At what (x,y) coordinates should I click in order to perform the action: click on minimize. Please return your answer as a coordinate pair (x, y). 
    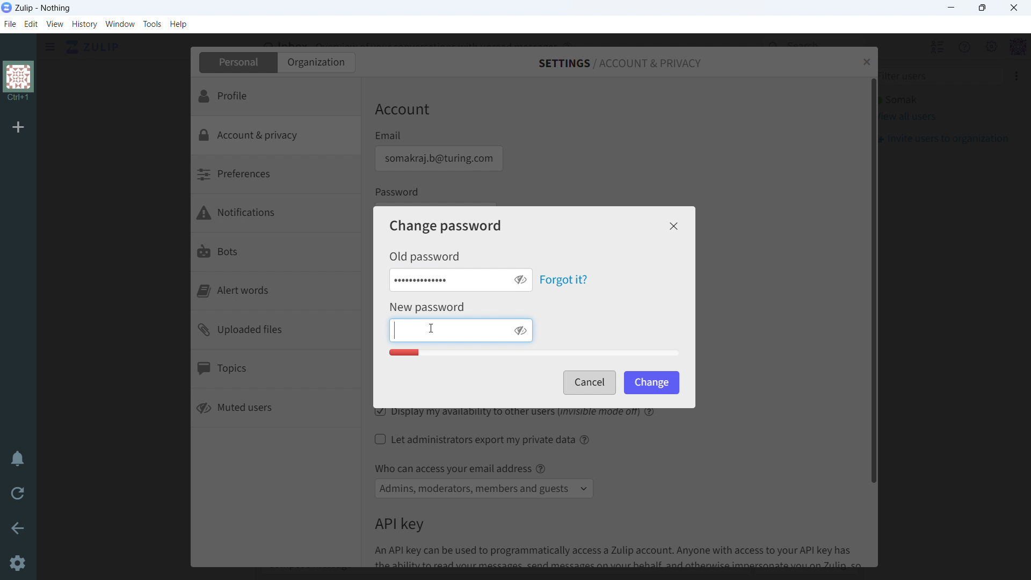
    Looking at the image, I should click on (952, 8).